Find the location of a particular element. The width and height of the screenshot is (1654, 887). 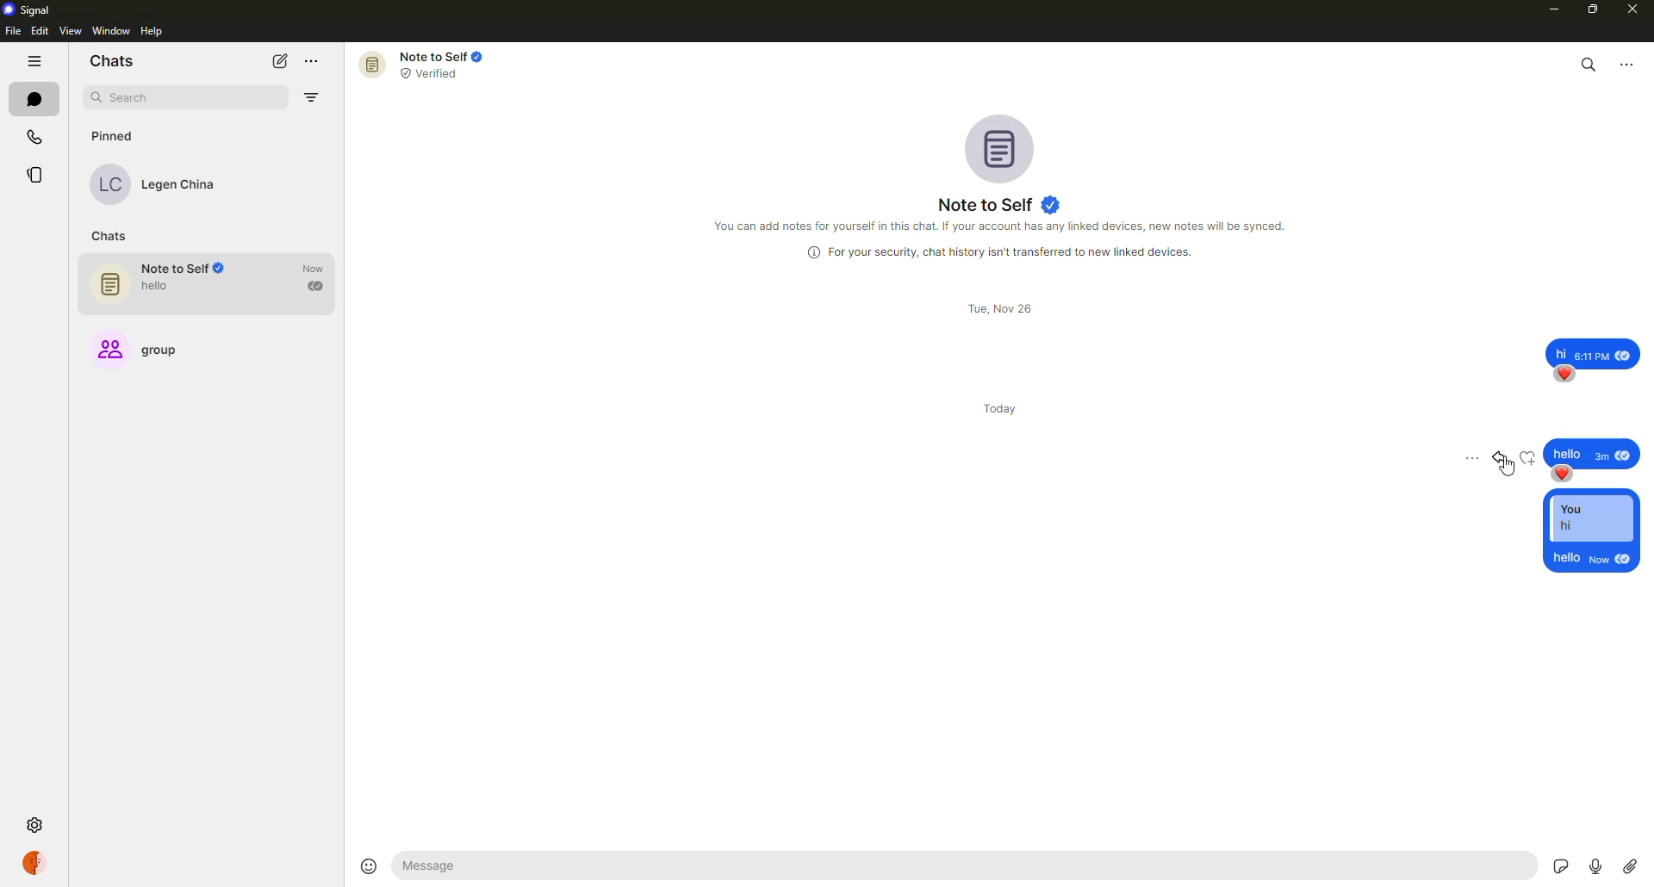

profile is located at coordinates (41, 862).